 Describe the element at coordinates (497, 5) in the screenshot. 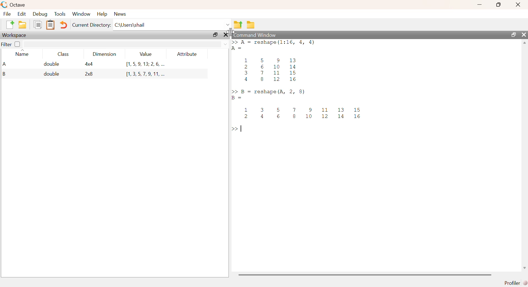

I see `maximize` at that location.